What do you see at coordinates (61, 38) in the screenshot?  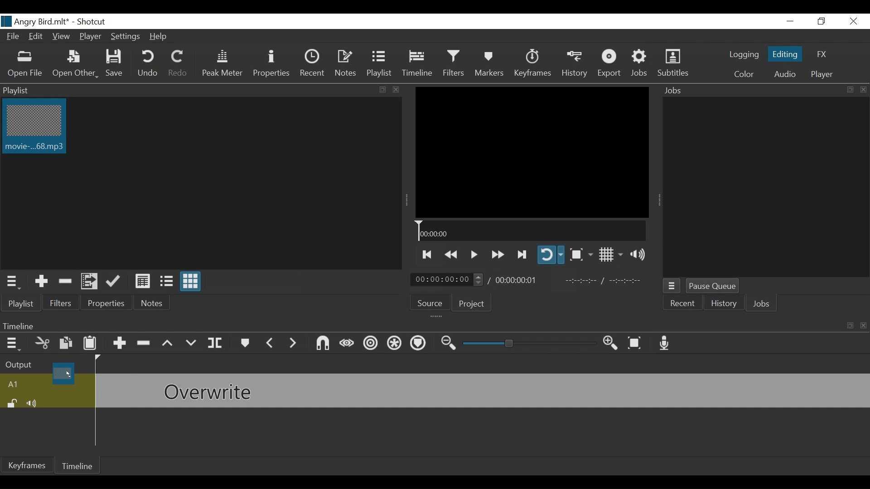 I see `View` at bounding box center [61, 38].